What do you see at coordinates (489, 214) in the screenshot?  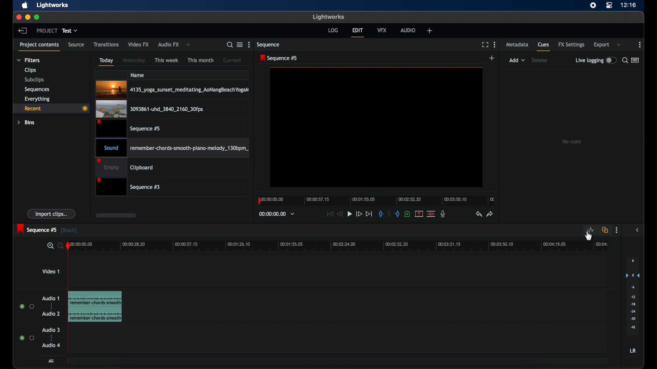 I see `redo` at bounding box center [489, 214].